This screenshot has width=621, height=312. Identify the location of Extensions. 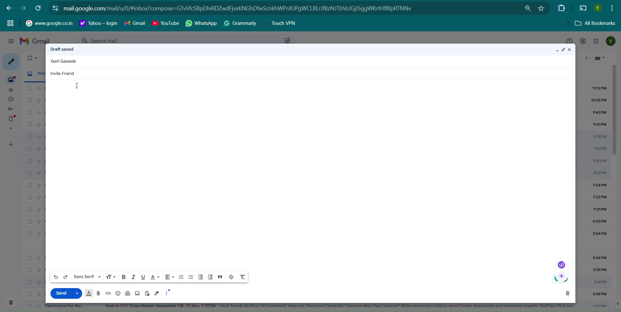
(561, 7).